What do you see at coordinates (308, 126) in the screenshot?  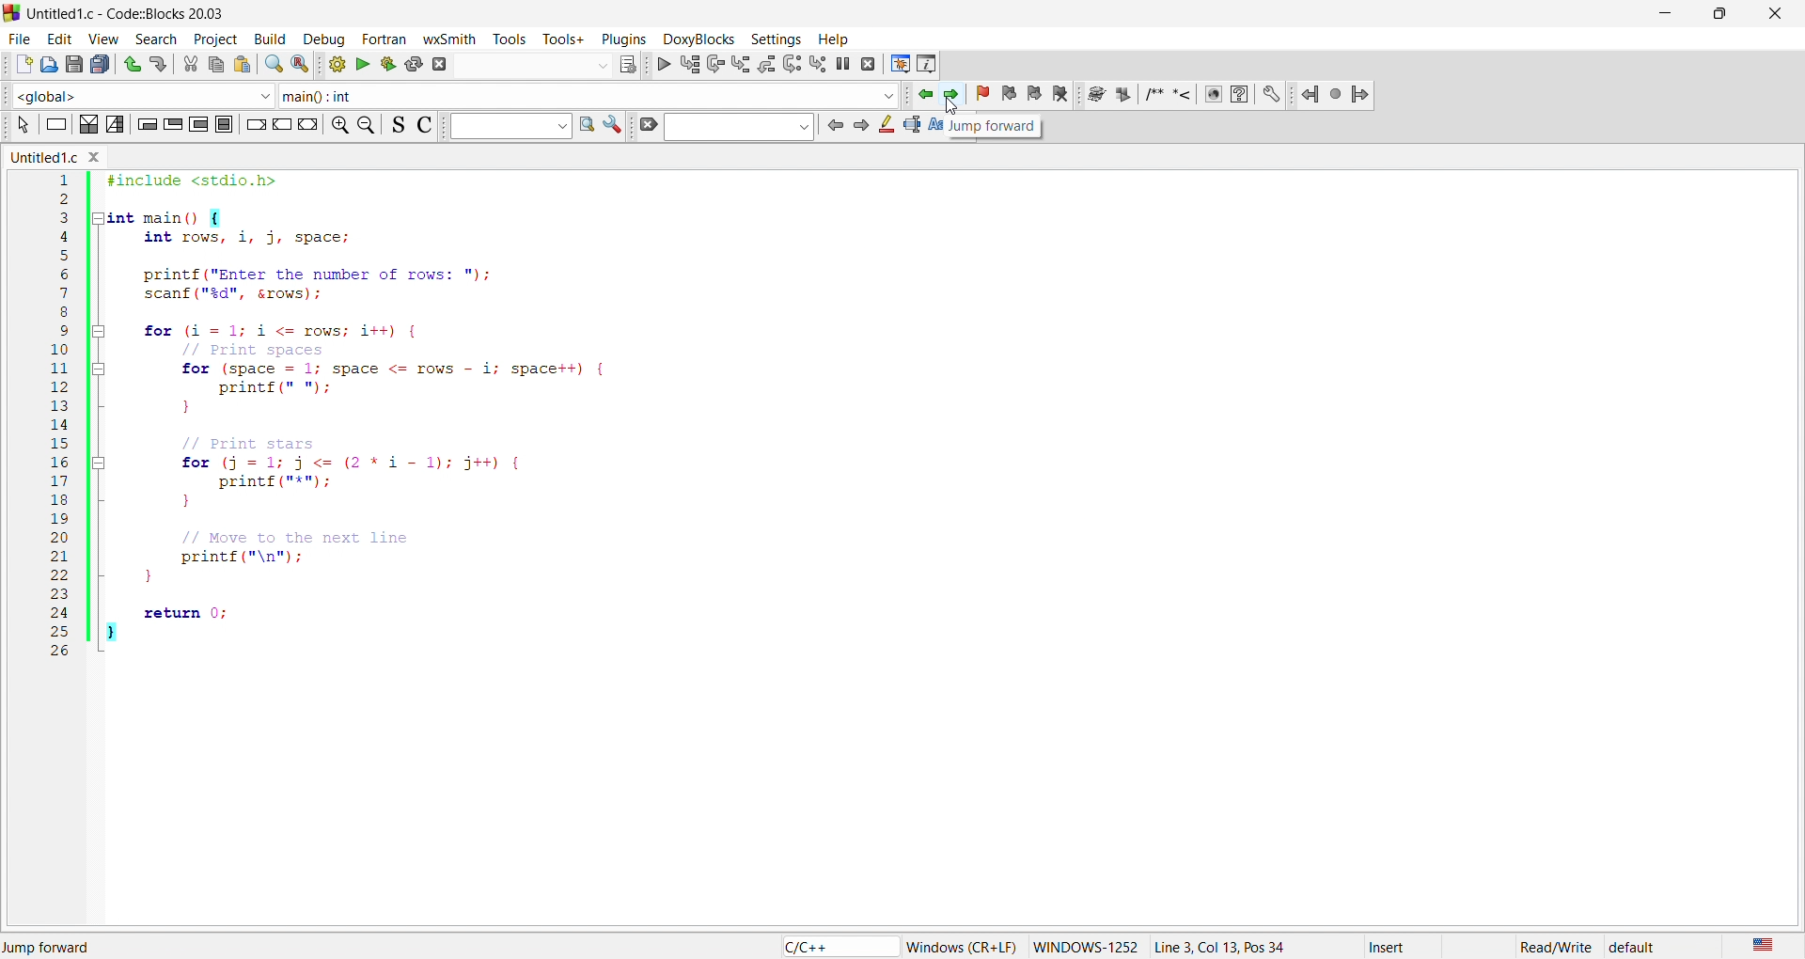 I see `icon` at bounding box center [308, 126].